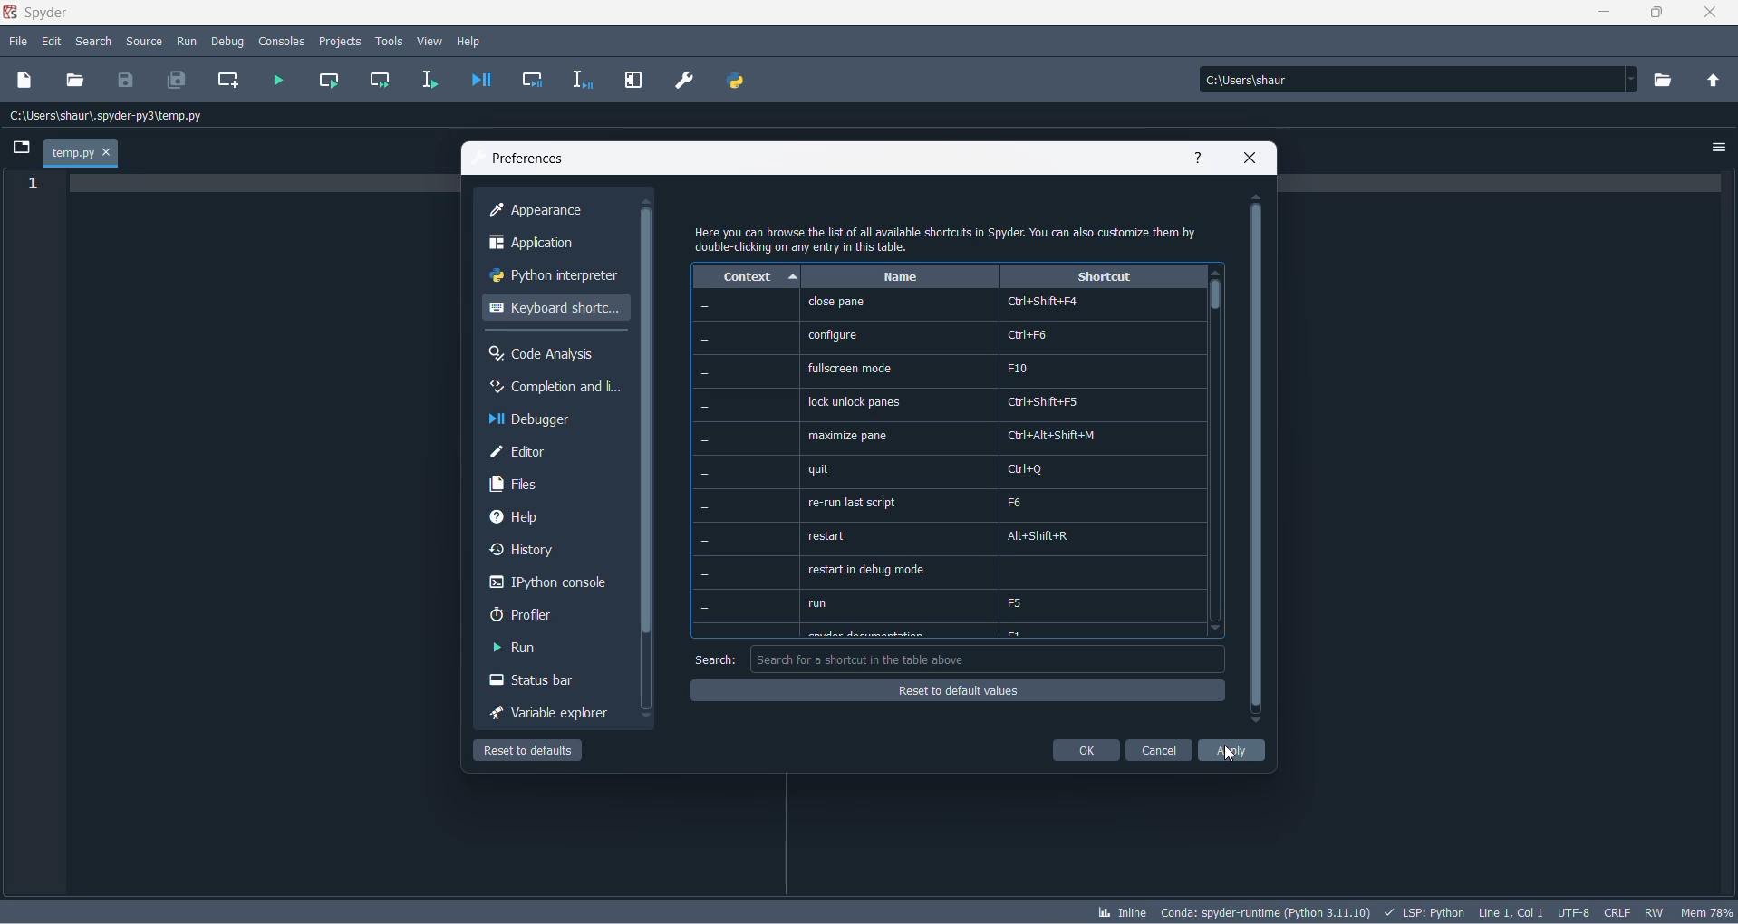 Image resolution: width=1738 pixels, height=924 pixels. I want to click on slider, so click(1215, 301).